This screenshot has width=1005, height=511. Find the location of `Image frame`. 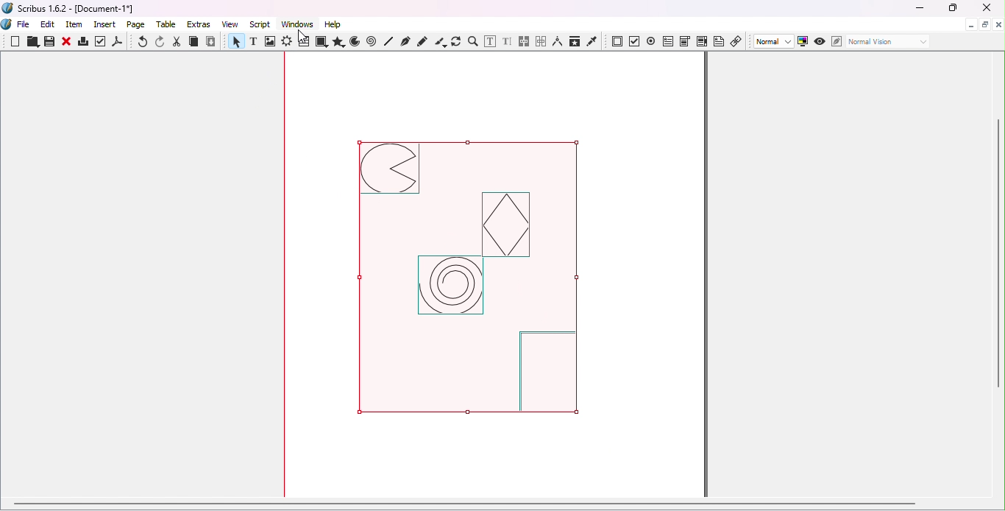

Image frame is located at coordinates (271, 43).